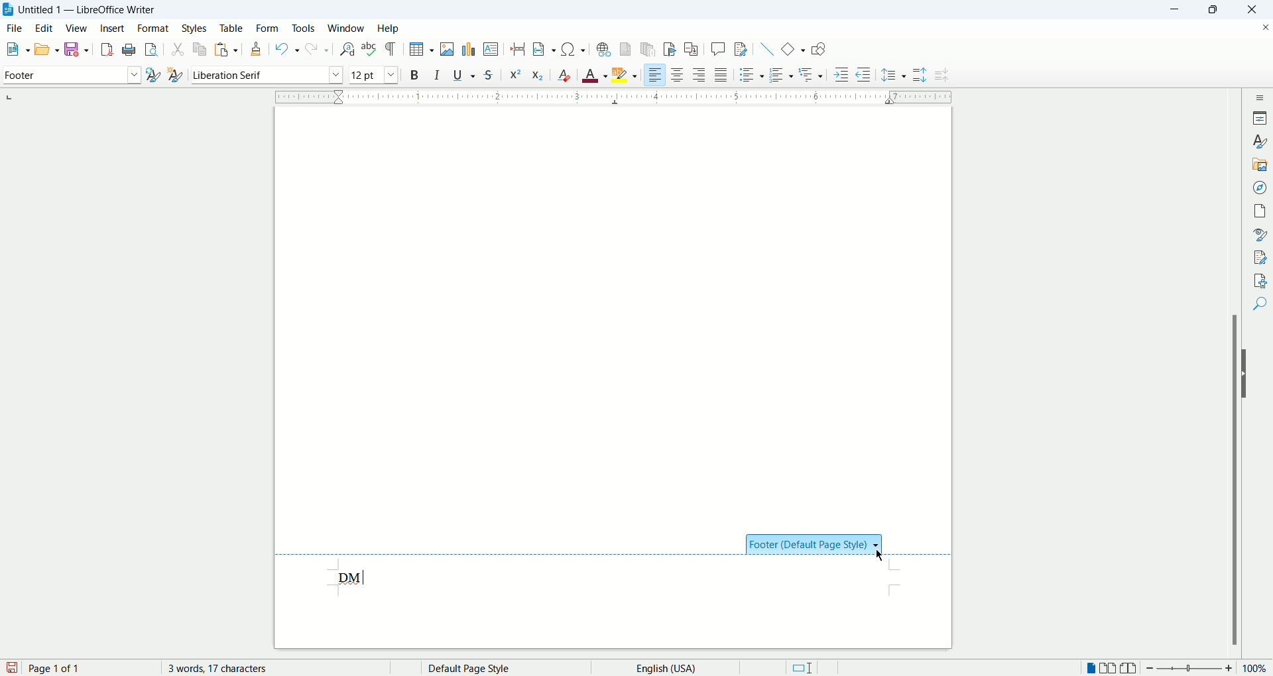  What do you see at coordinates (681, 76) in the screenshot?
I see `align center` at bounding box center [681, 76].